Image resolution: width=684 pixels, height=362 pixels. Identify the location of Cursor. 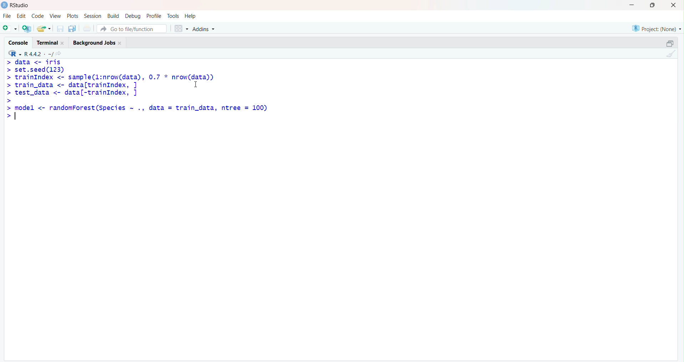
(199, 84).